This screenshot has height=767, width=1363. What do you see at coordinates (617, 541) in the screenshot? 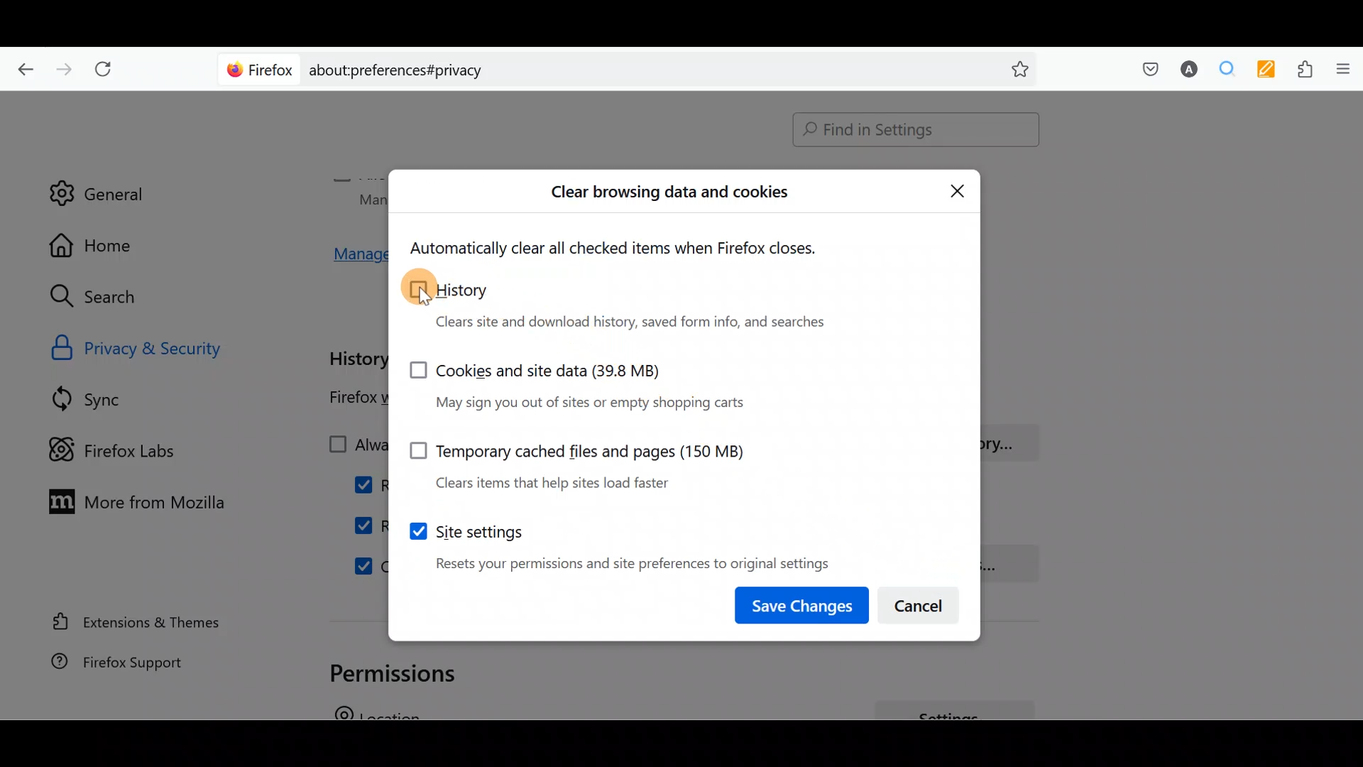
I see `Site settings` at bounding box center [617, 541].